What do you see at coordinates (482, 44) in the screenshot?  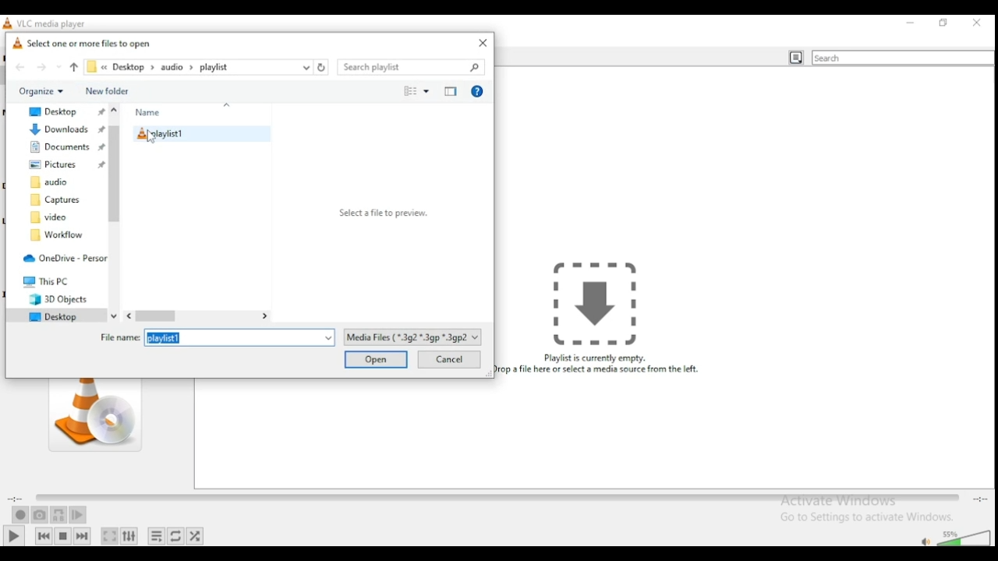 I see `close window` at bounding box center [482, 44].